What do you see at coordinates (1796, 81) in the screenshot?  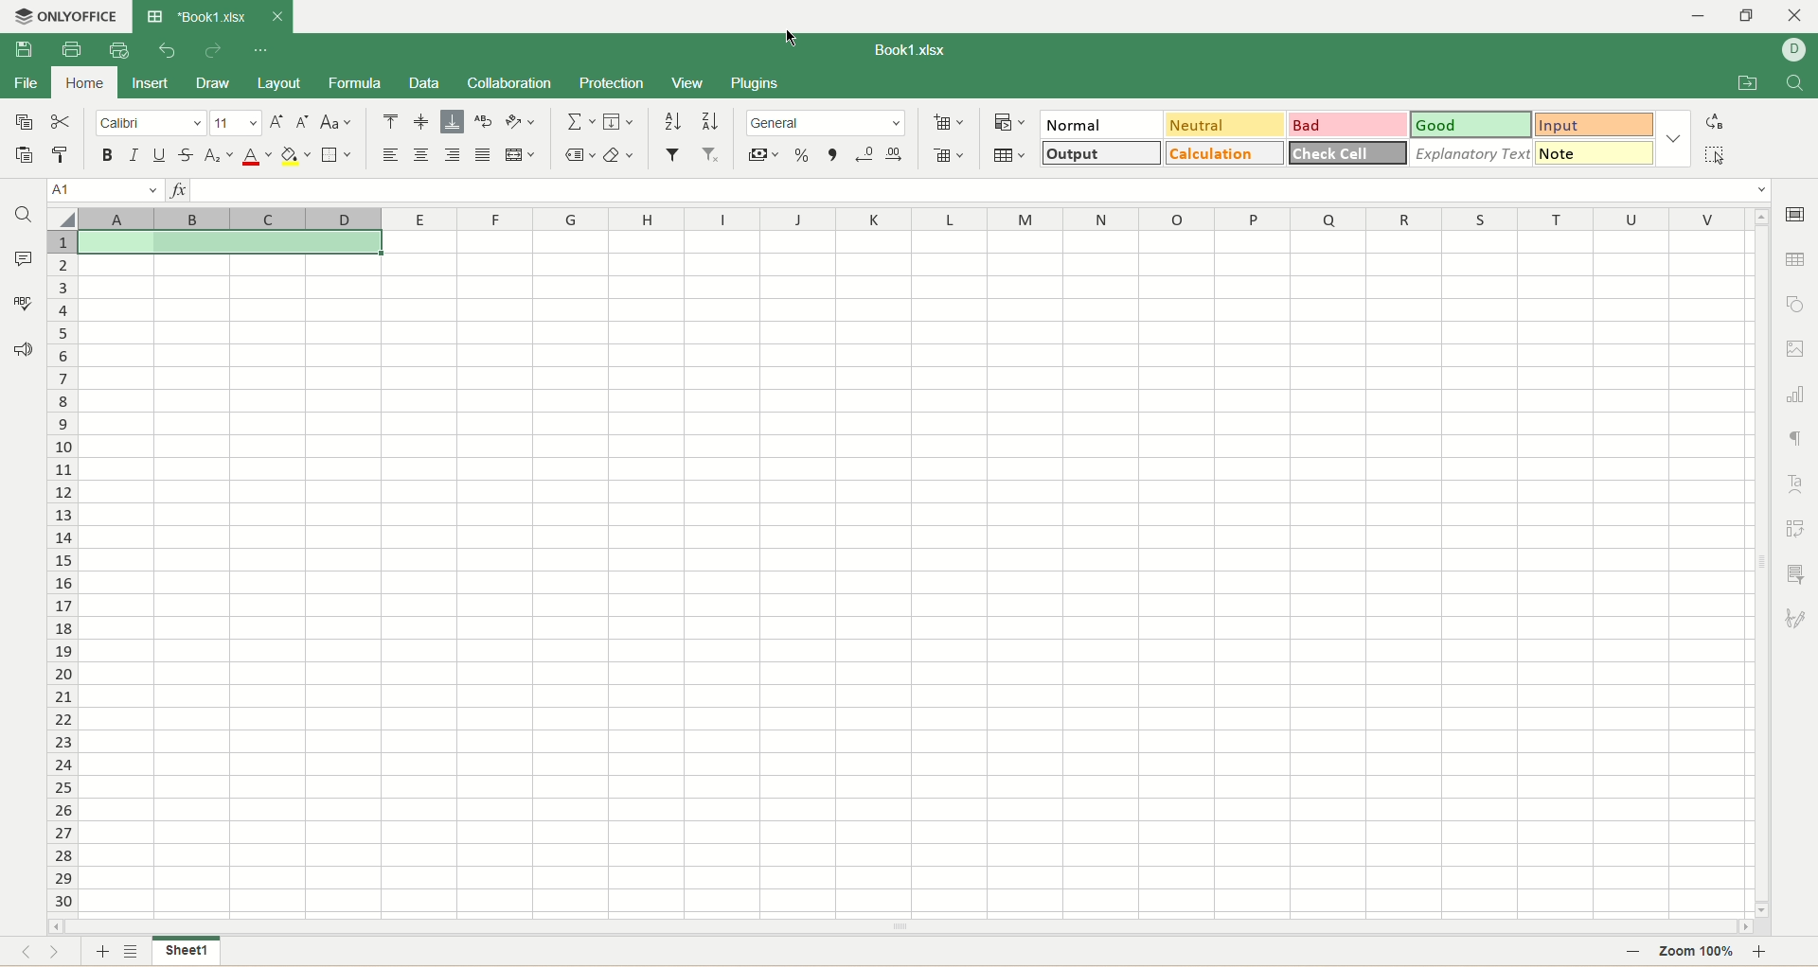 I see `find` at bounding box center [1796, 81].